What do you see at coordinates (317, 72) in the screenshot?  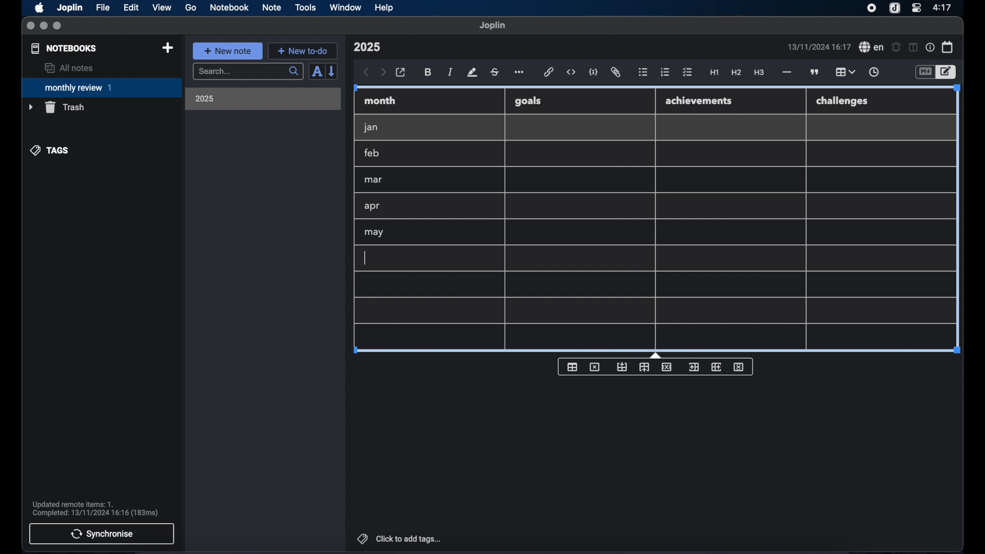 I see `sort order field` at bounding box center [317, 72].